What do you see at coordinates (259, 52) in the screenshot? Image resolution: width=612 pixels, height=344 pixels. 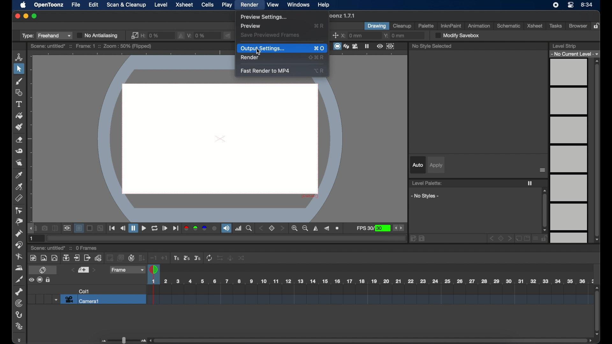 I see `` at bounding box center [259, 52].